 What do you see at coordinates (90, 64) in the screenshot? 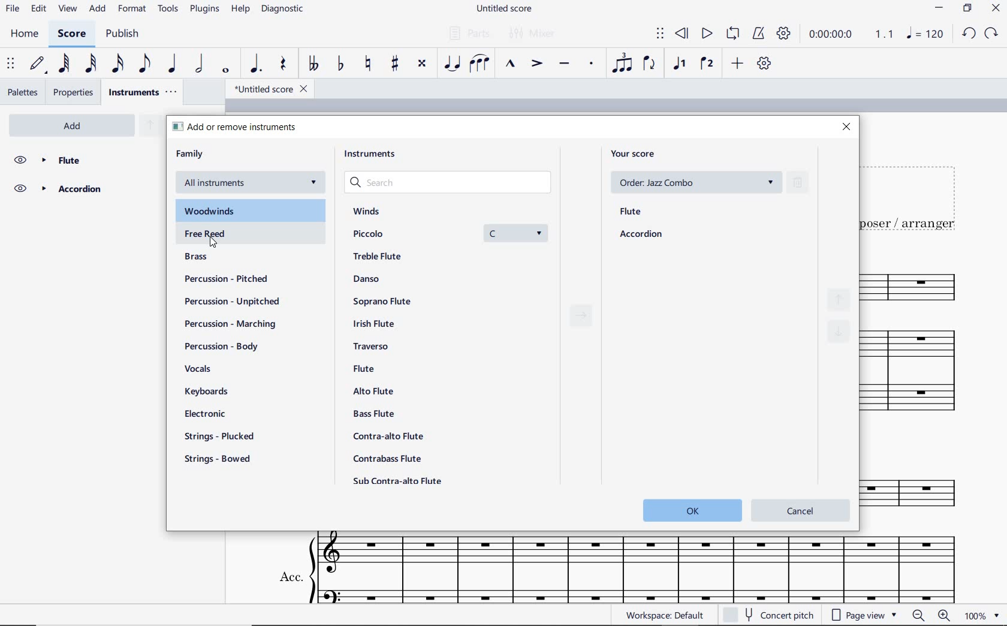
I see `32nd note` at bounding box center [90, 64].